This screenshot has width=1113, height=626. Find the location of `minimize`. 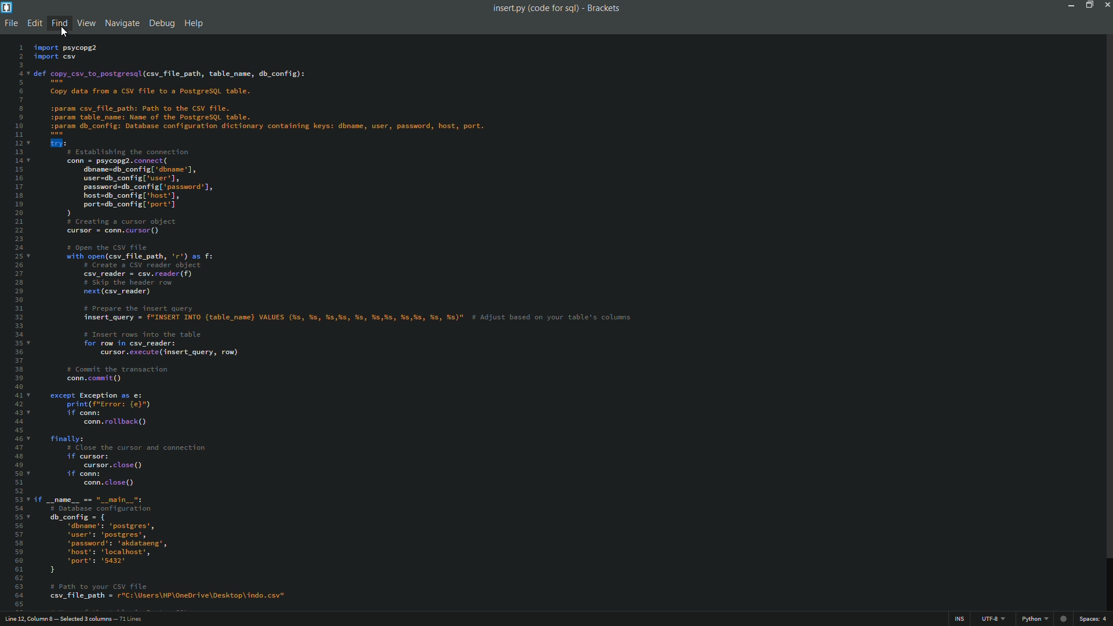

minimize is located at coordinates (1067, 5).